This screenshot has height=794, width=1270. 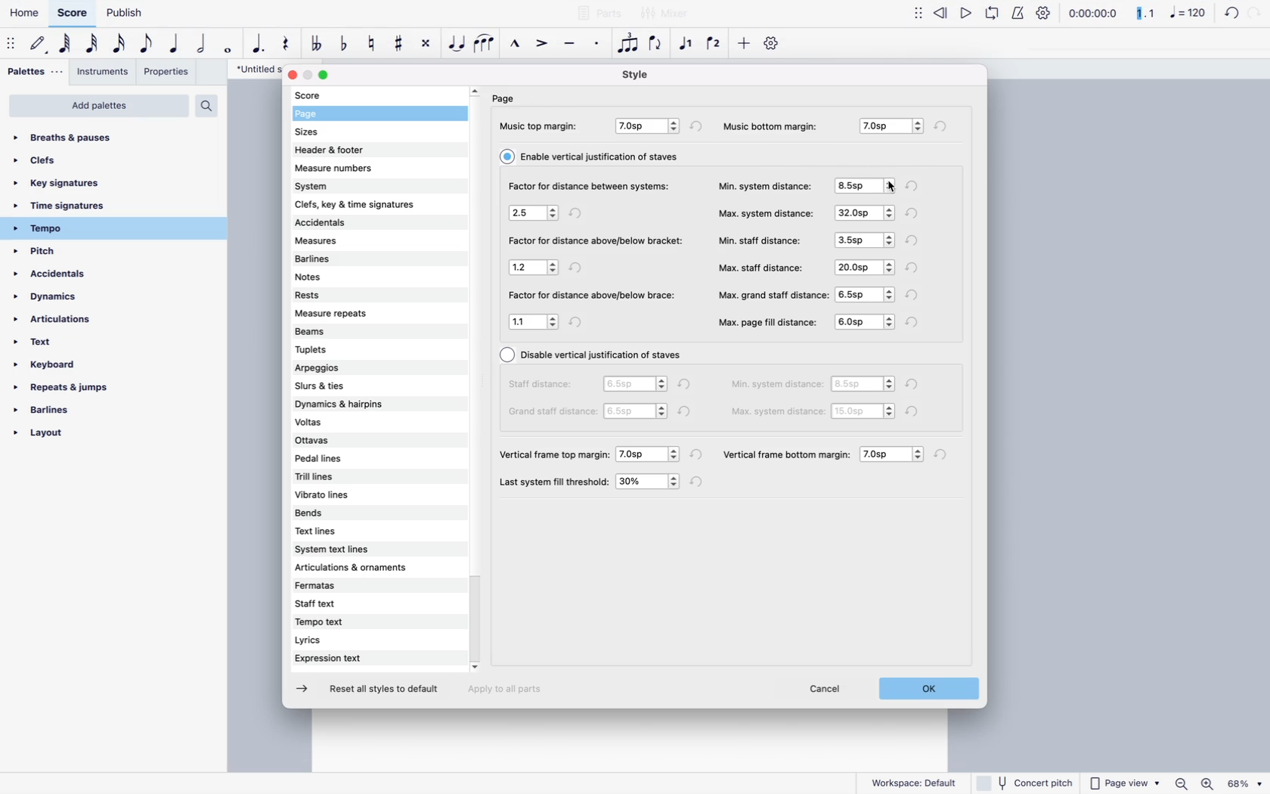 What do you see at coordinates (348, 623) in the screenshot?
I see `tempo text` at bounding box center [348, 623].